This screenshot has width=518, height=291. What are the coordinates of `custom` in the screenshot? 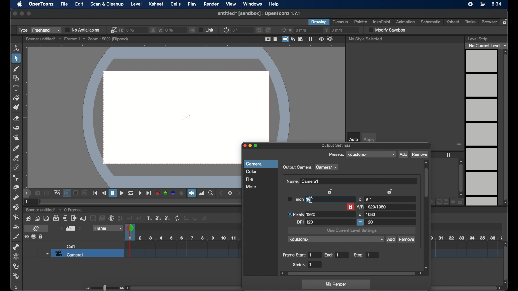 It's located at (336, 240).